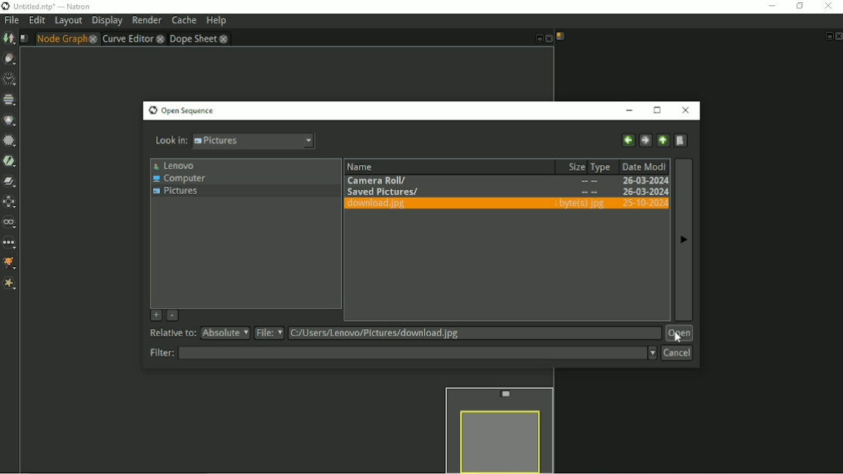  I want to click on 25-10-2024, so click(641, 204).